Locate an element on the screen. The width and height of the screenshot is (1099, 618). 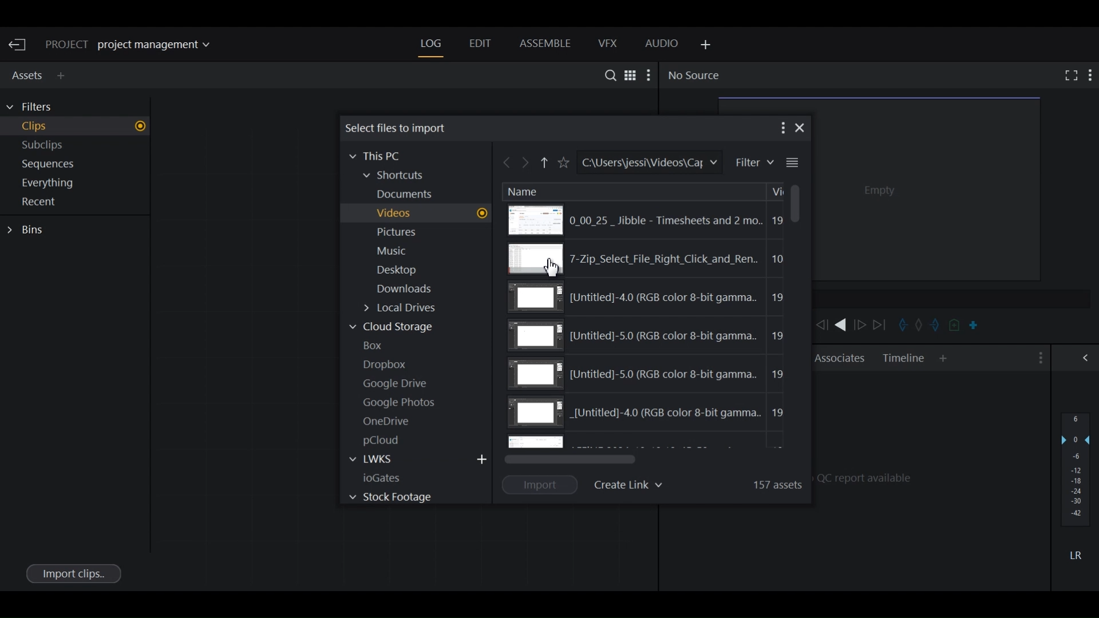
zip select file right is located at coordinates (647, 259).